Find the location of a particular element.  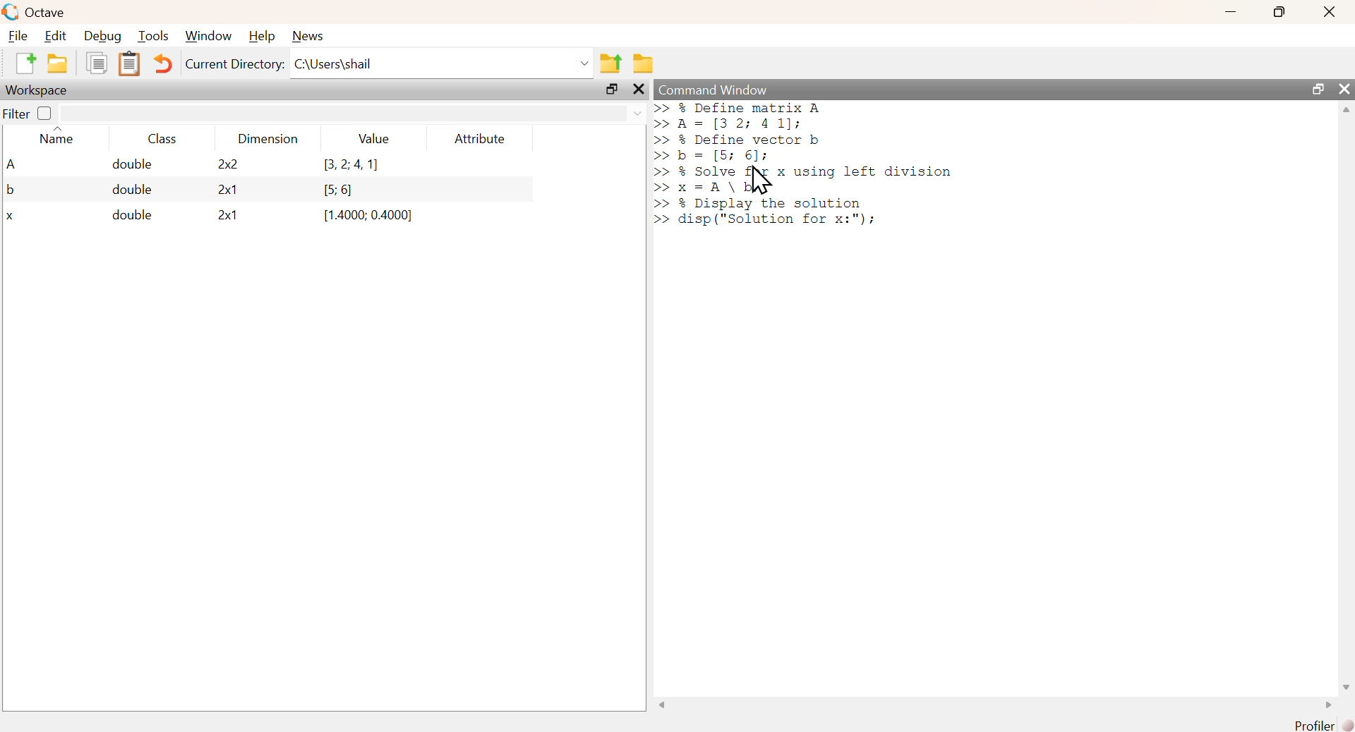

close is located at coordinates (637, 90).